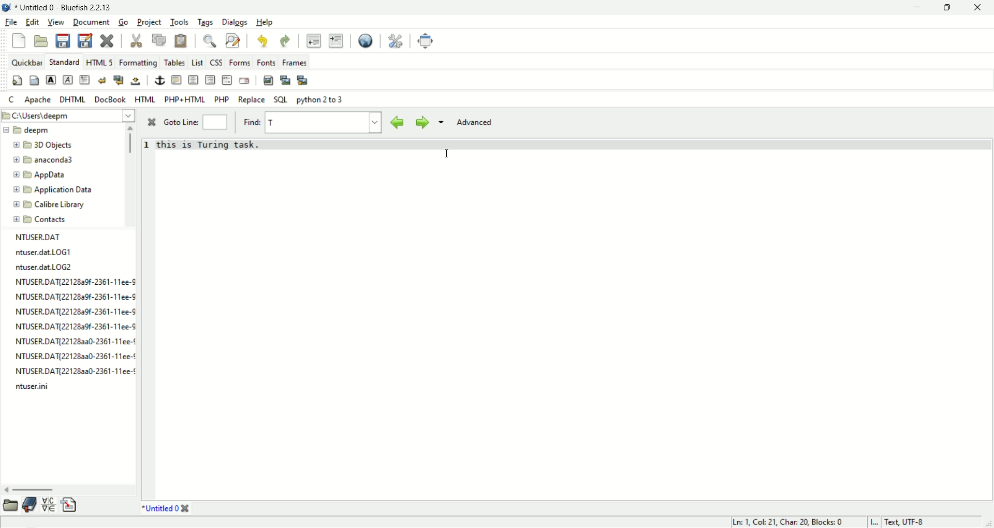 The height and width of the screenshot is (528, 994). What do you see at coordinates (235, 22) in the screenshot?
I see `Dialogs` at bounding box center [235, 22].